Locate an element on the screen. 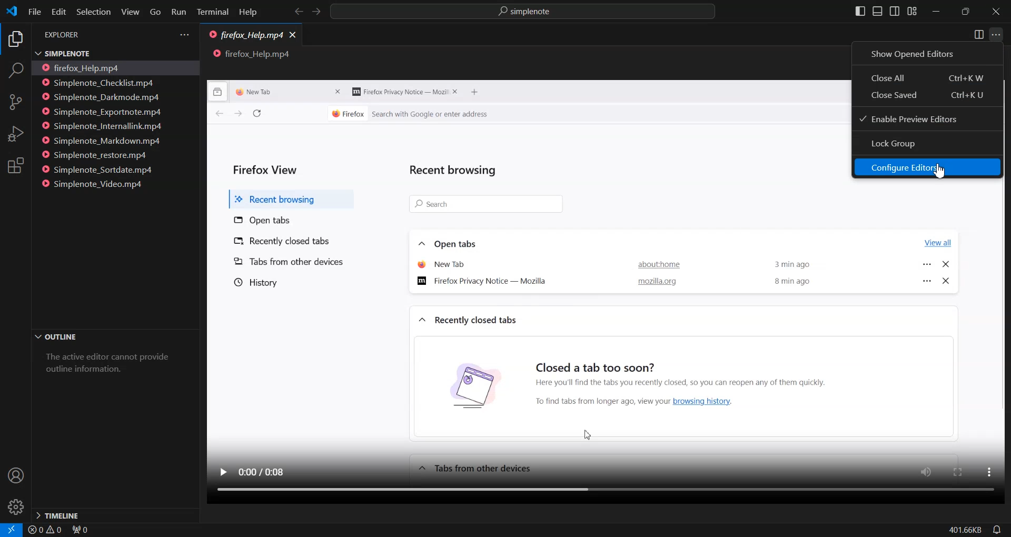  Cursor is located at coordinates (939, 170).